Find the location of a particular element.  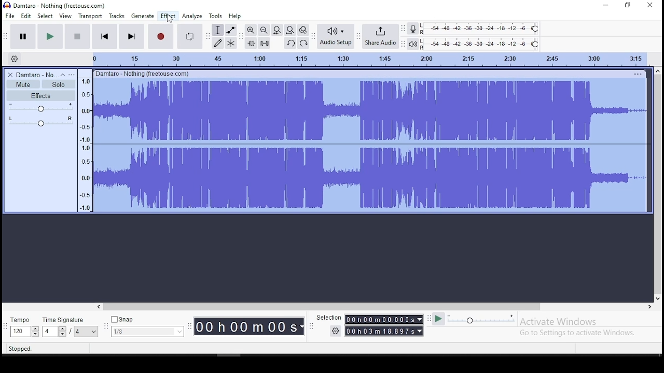

up is located at coordinates (658, 70).